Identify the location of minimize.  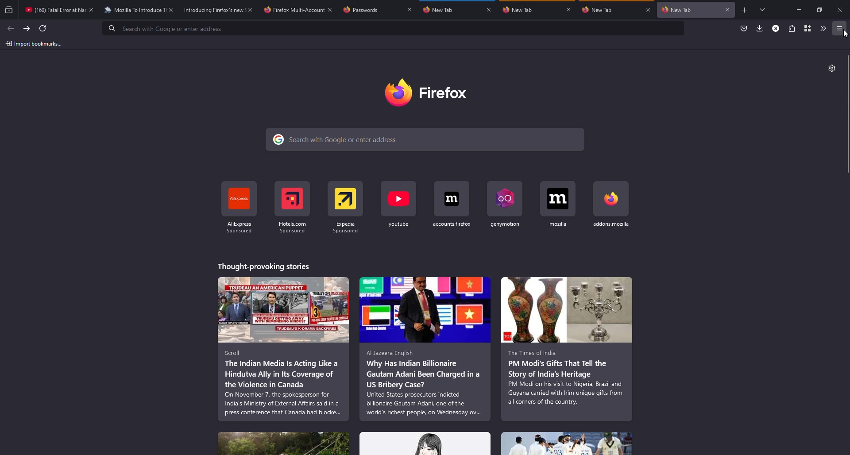
(797, 10).